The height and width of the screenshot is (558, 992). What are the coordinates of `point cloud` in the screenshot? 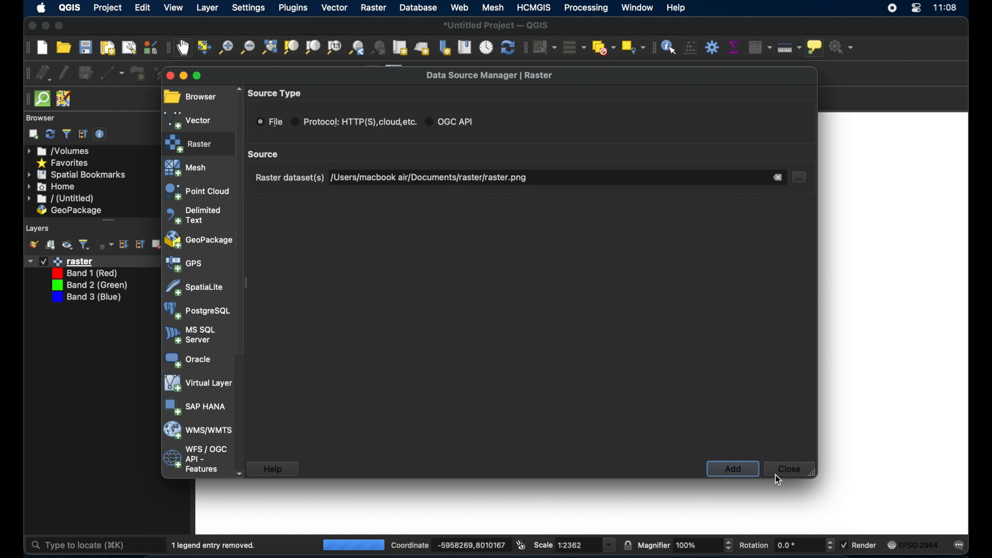 It's located at (196, 192).